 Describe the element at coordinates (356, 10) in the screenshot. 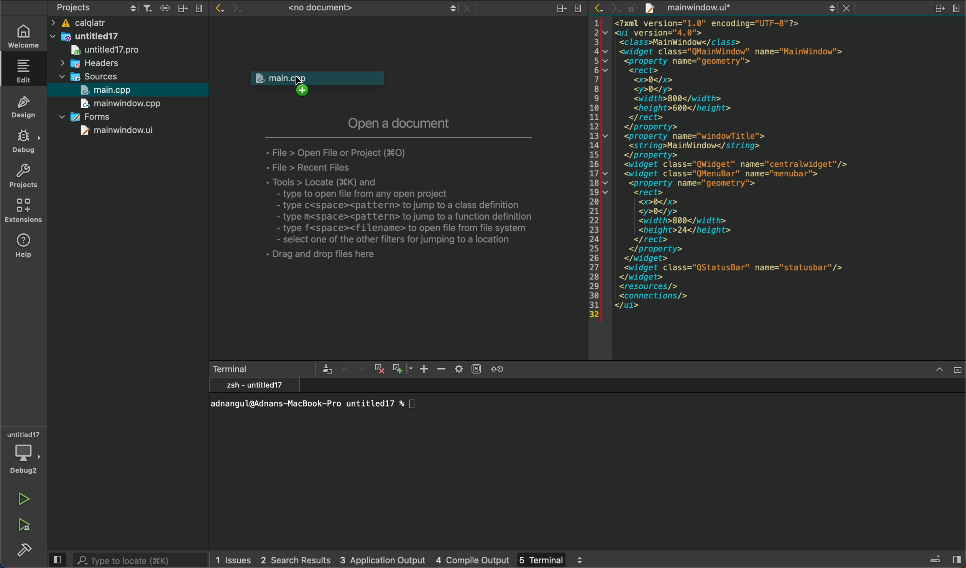

I see `no document` at that location.